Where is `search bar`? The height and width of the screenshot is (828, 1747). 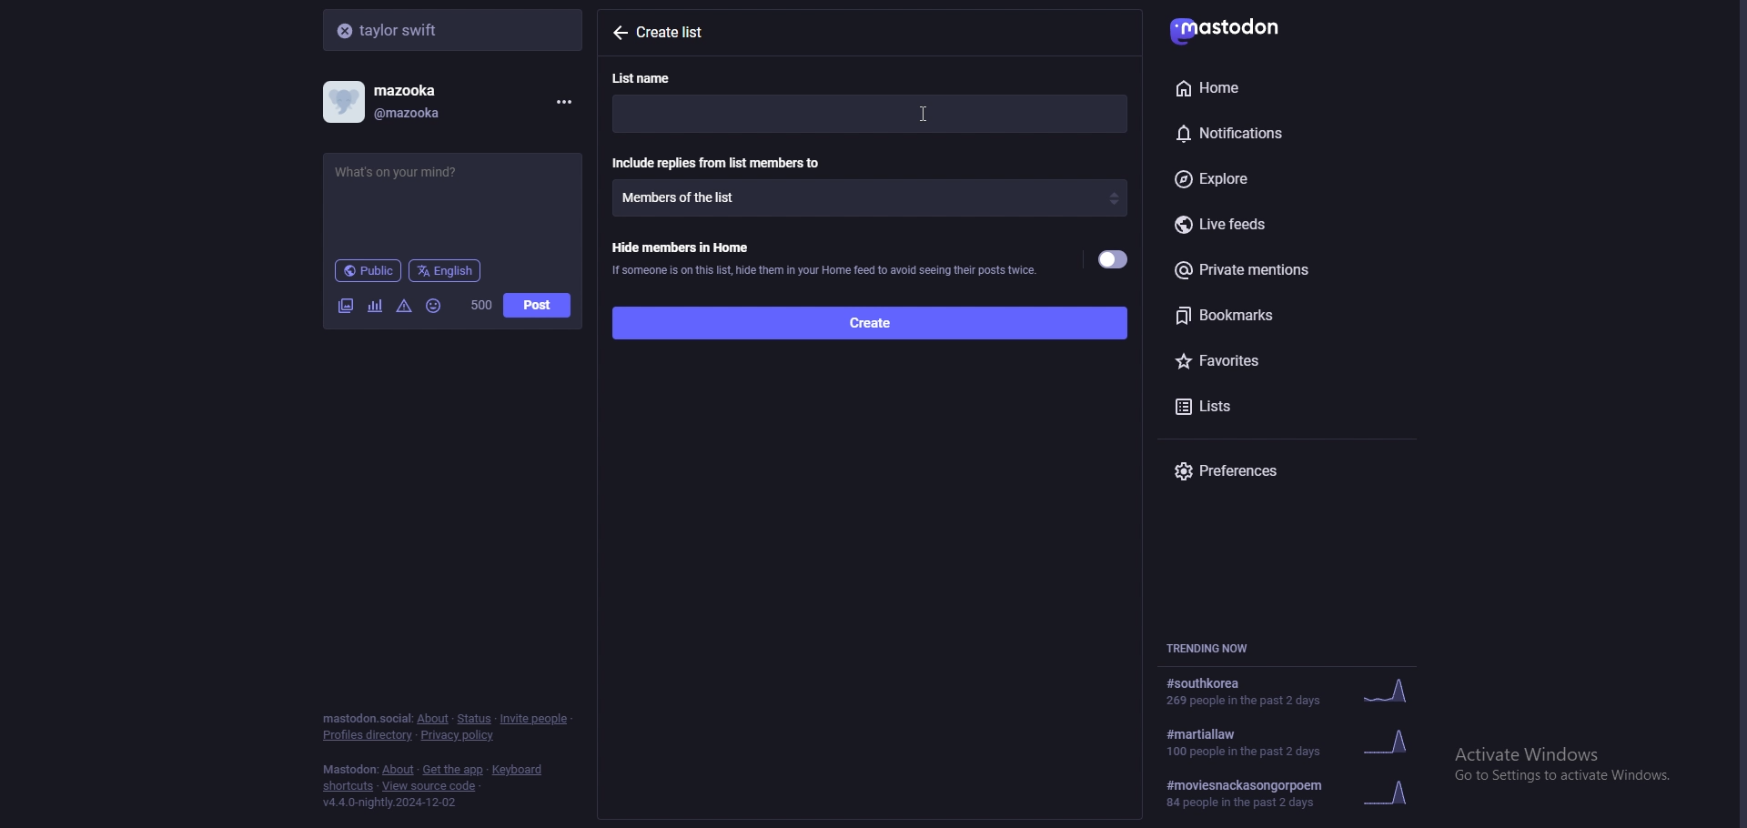 search bar is located at coordinates (455, 29).